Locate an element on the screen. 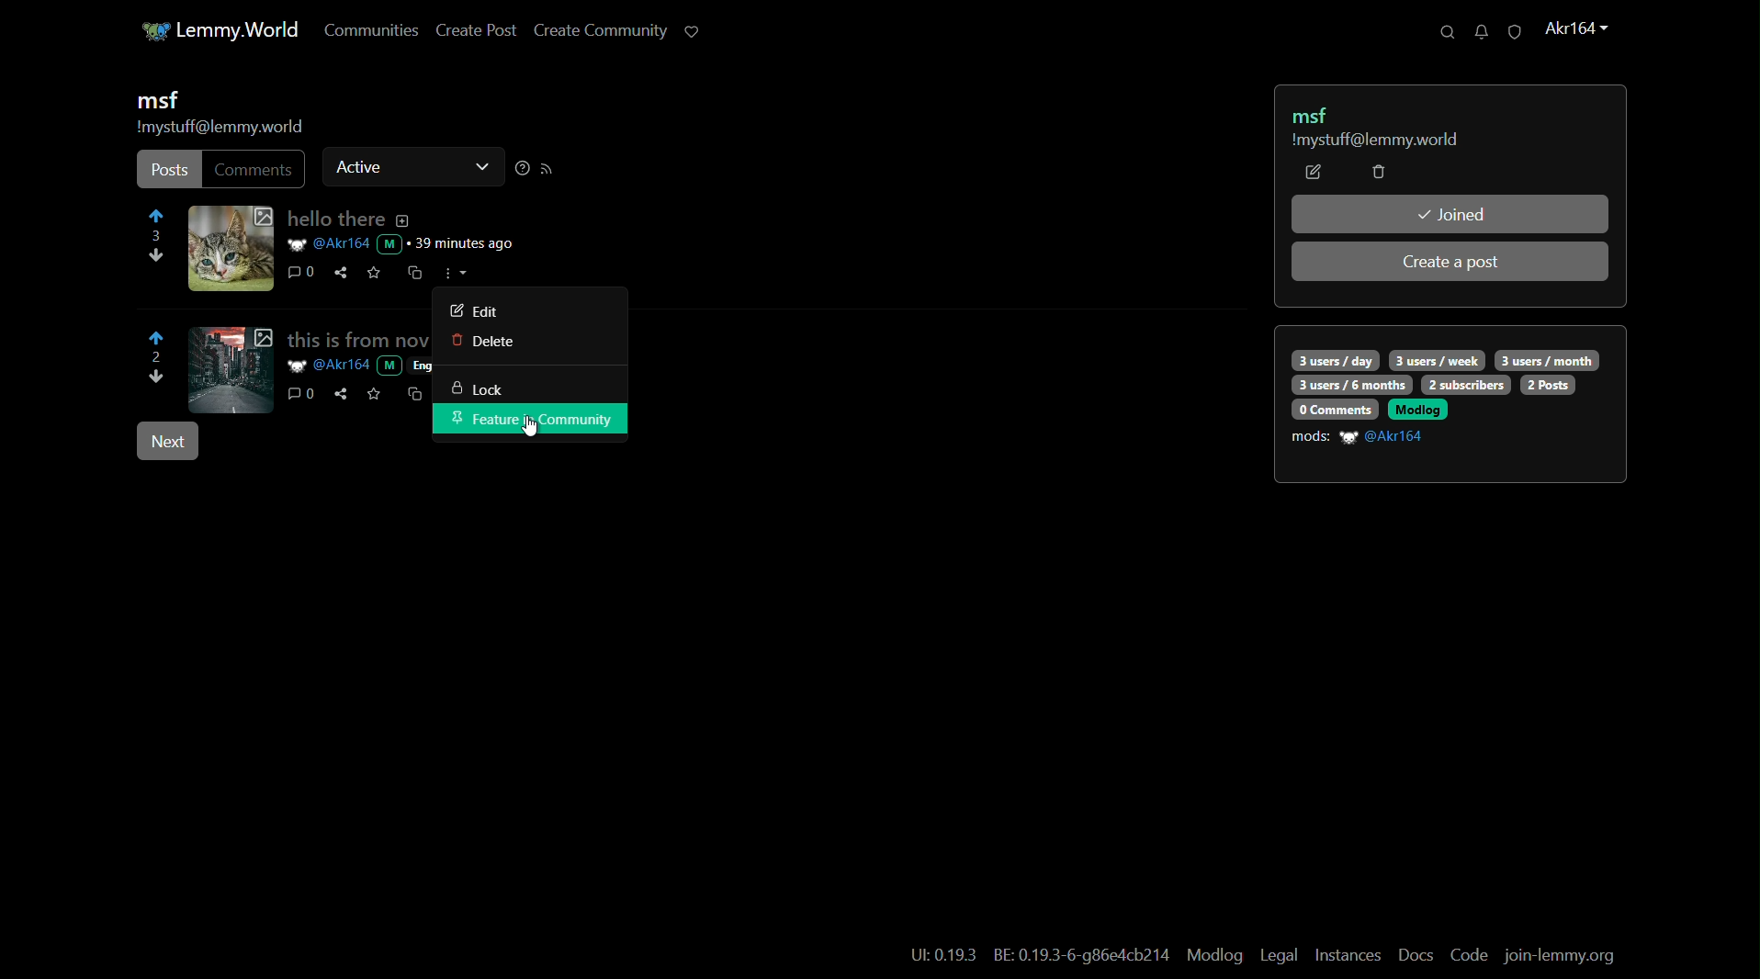 The image size is (1760, 979). post image is located at coordinates (231, 248).